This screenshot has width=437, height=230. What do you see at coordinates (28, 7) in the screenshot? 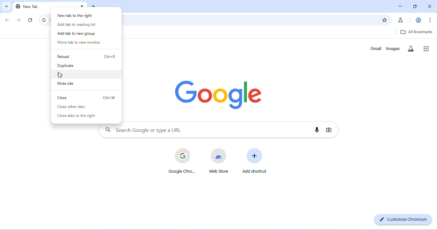
I see `new tab` at bounding box center [28, 7].